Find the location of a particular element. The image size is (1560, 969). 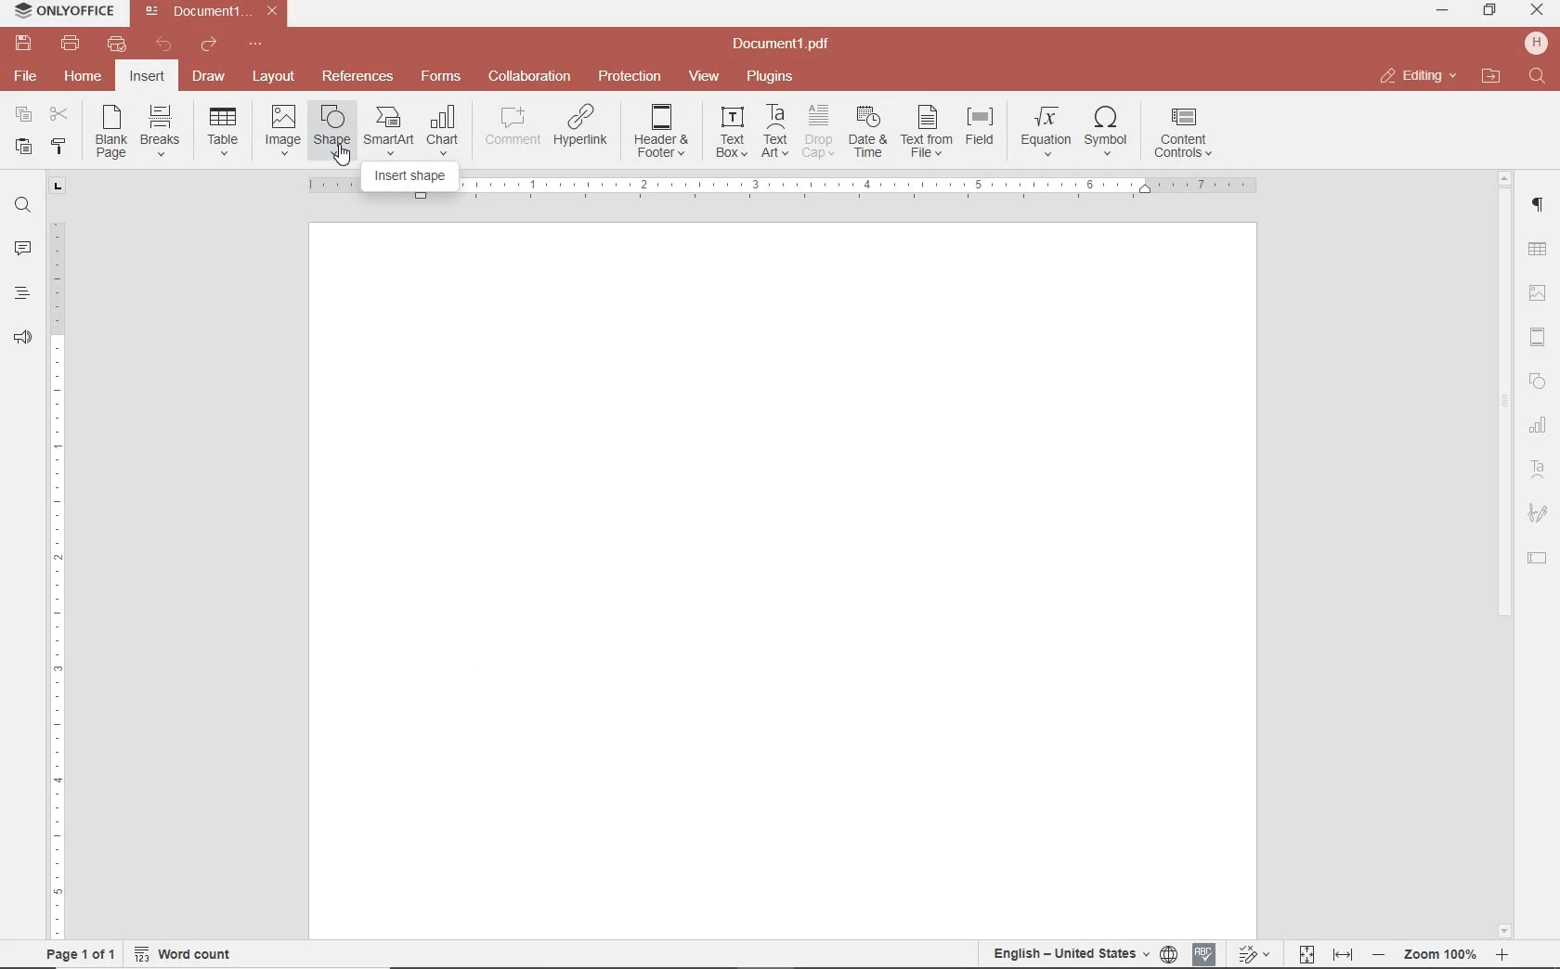

NSERT EQUATION is located at coordinates (1044, 130).